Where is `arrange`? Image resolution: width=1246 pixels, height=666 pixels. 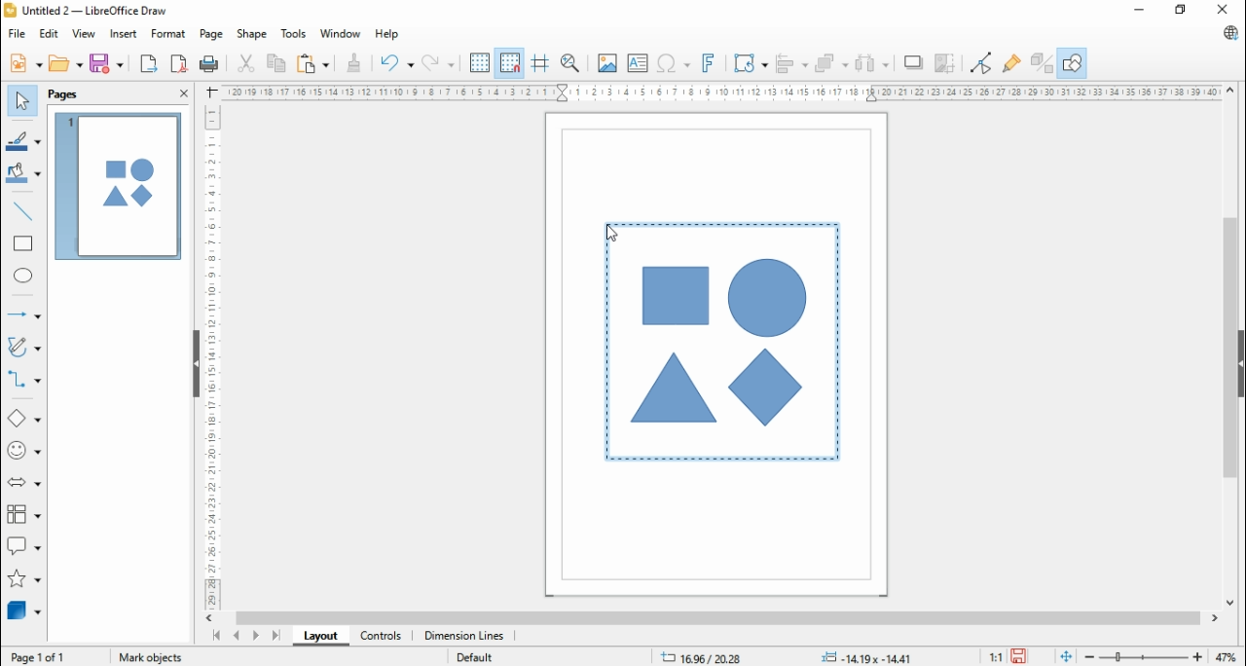 arrange is located at coordinates (831, 62).